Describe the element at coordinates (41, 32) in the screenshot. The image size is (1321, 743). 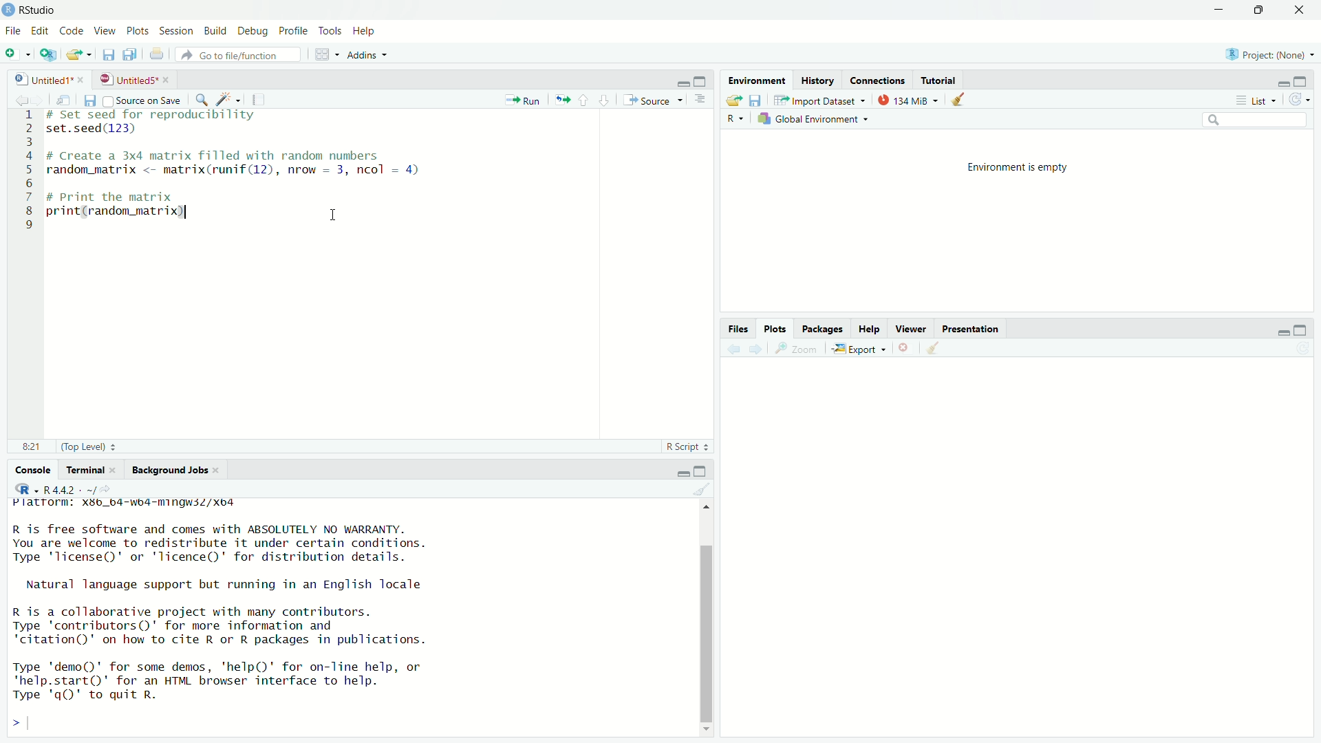
I see `Edit` at that location.